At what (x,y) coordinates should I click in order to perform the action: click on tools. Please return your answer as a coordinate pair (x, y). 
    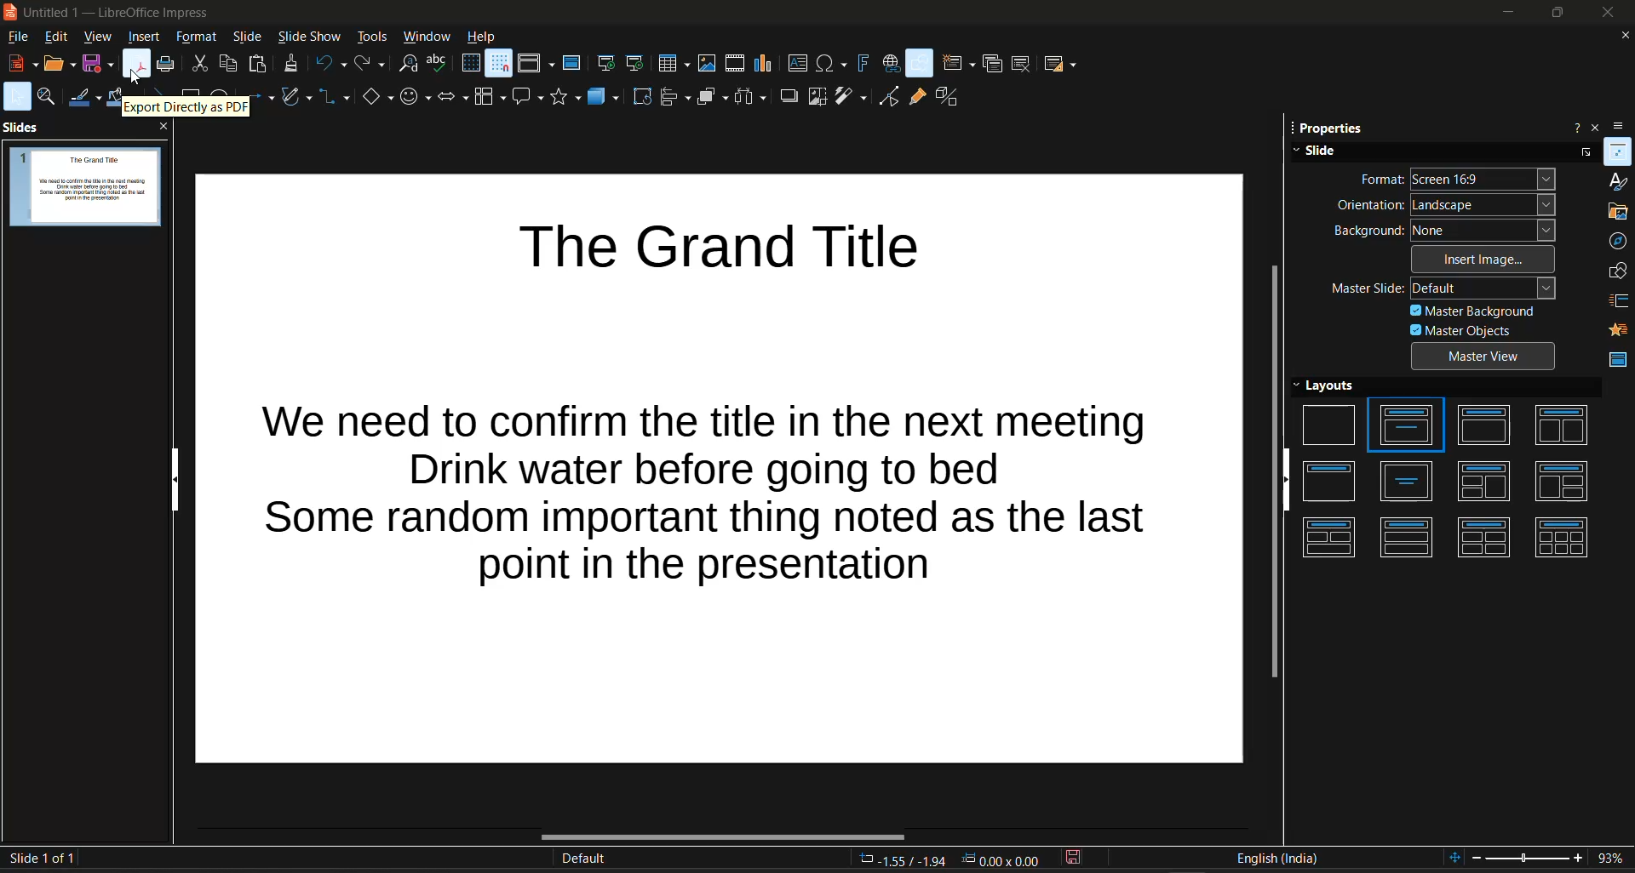
    Looking at the image, I should click on (372, 37).